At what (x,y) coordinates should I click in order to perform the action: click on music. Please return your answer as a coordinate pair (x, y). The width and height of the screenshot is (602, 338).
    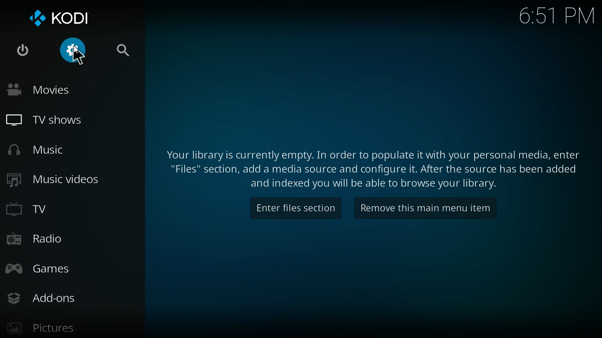
    Looking at the image, I should click on (62, 149).